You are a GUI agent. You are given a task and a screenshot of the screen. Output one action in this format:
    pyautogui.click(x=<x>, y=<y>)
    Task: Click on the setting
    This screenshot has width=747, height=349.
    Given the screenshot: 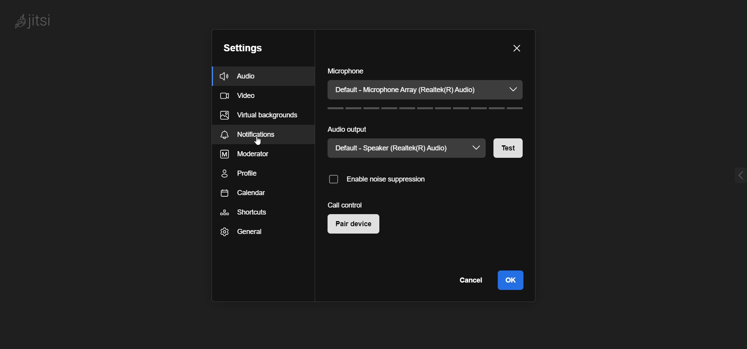 What is the action you would take?
    pyautogui.click(x=245, y=49)
    